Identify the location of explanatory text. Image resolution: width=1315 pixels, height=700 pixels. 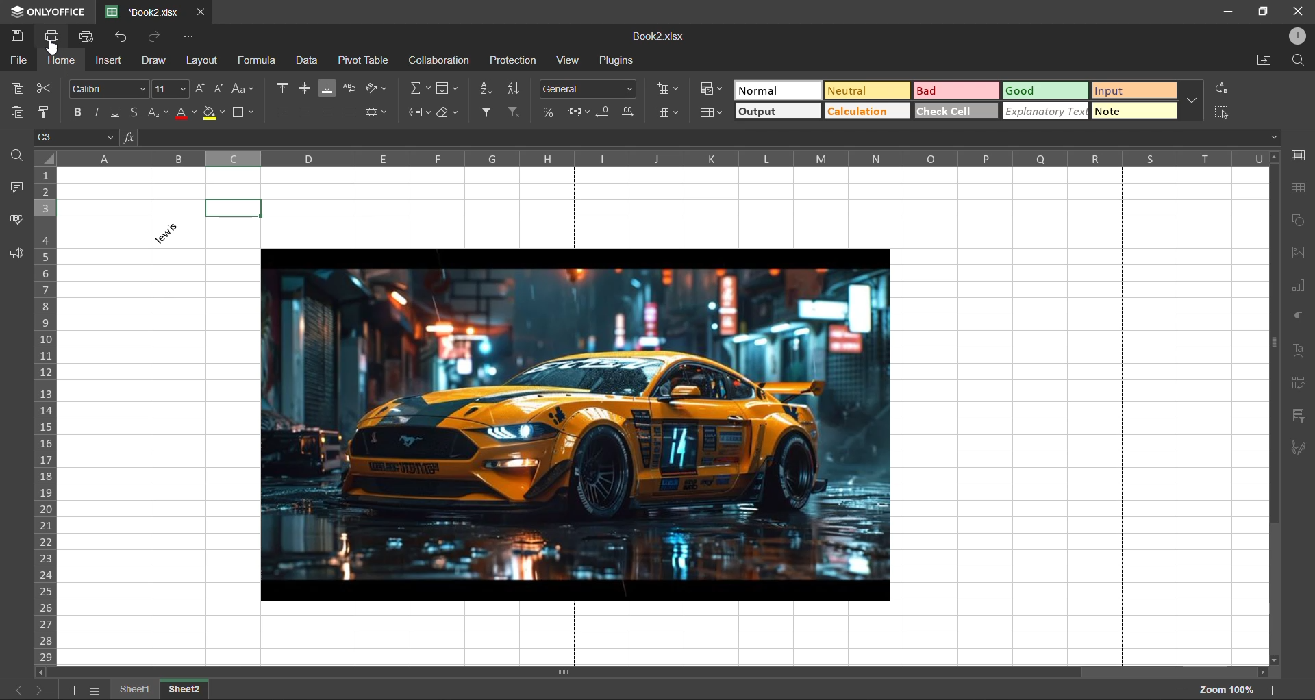
(1047, 112).